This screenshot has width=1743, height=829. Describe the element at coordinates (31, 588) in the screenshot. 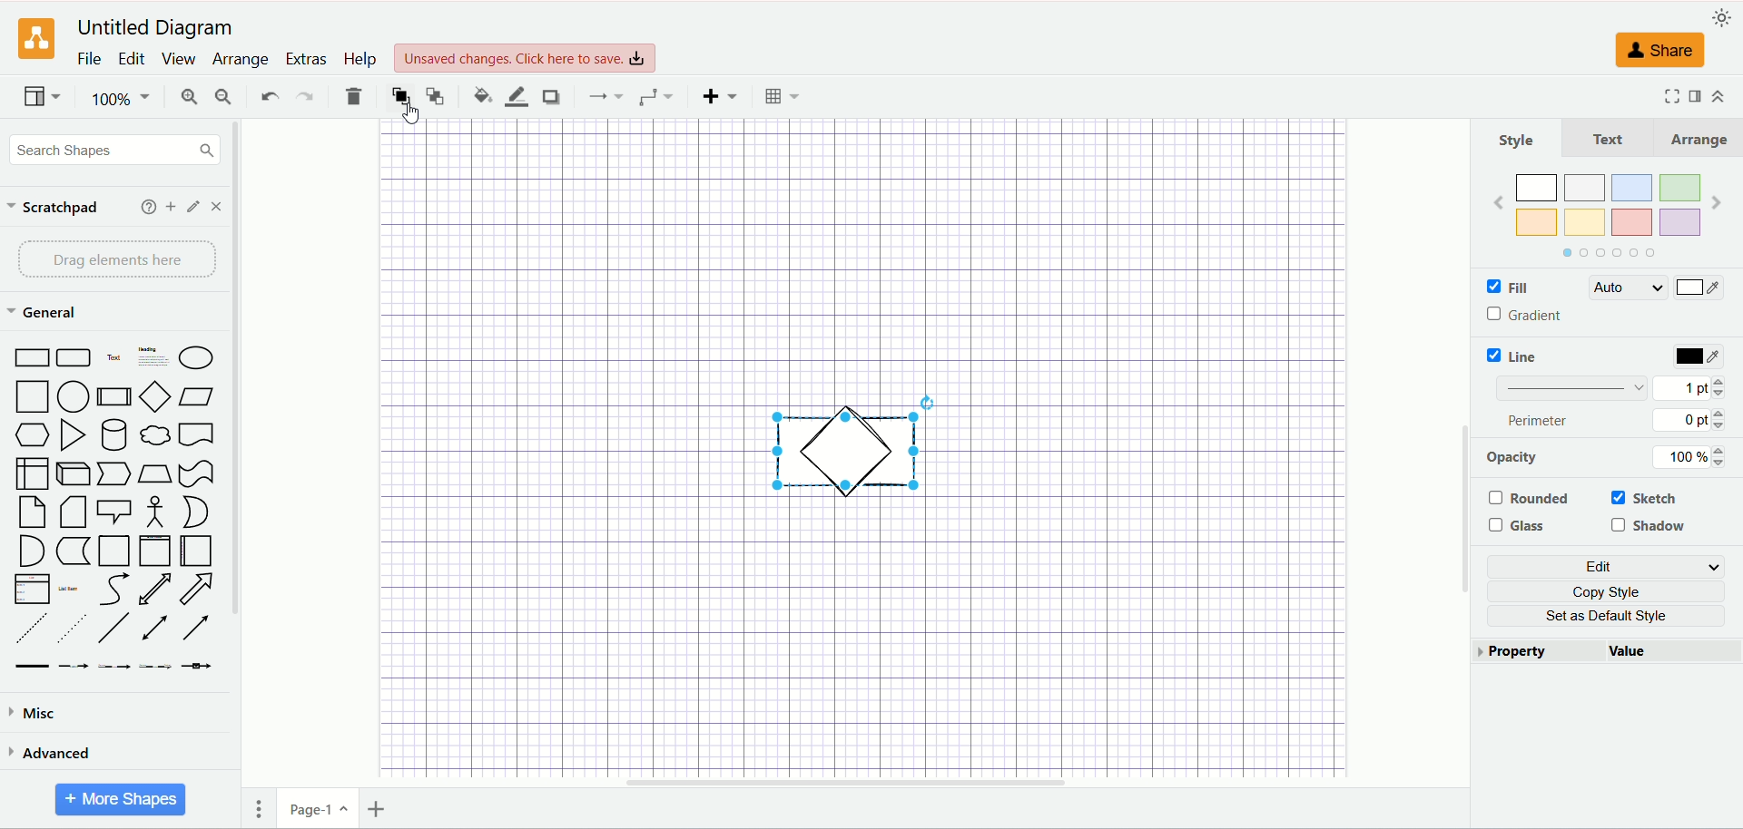

I see `list` at that location.